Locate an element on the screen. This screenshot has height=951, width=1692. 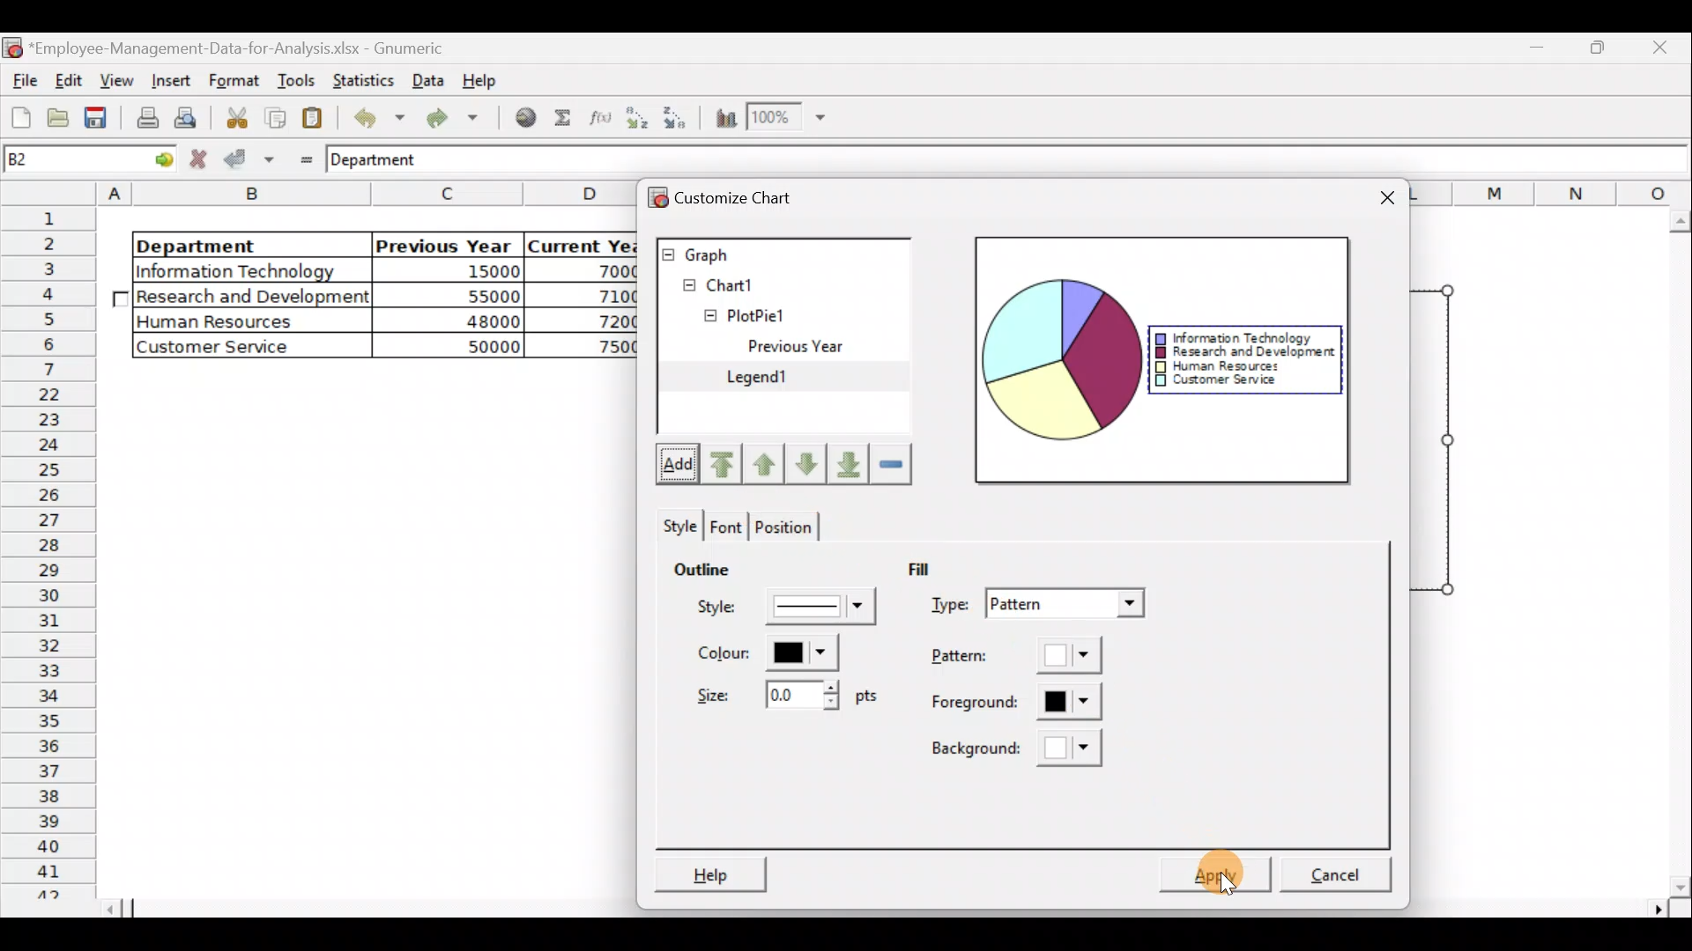
Style is located at coordinates (779, 611).